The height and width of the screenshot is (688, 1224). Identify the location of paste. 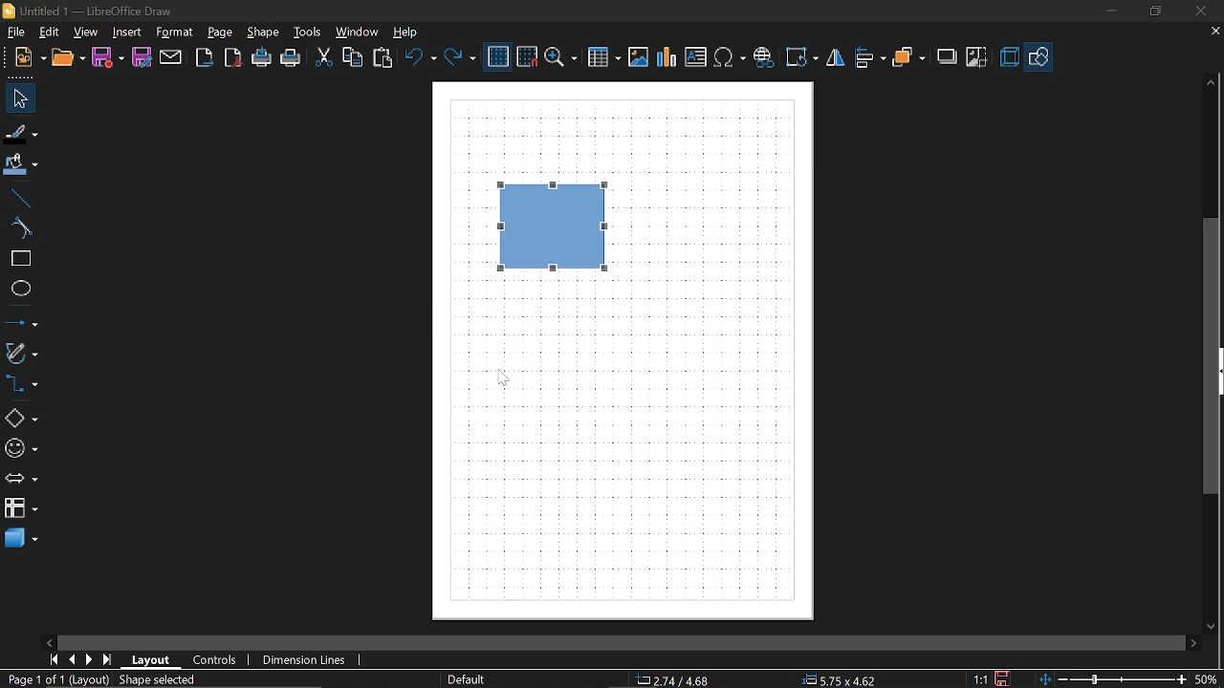
(383, 58).